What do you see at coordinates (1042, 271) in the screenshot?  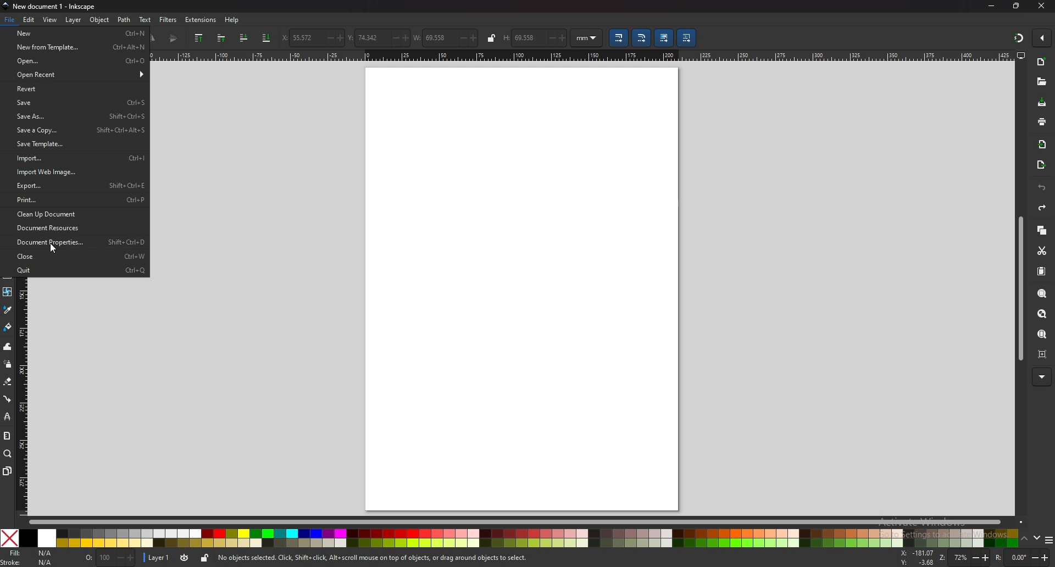 I see `paste` at bounding box center [1042, 271].